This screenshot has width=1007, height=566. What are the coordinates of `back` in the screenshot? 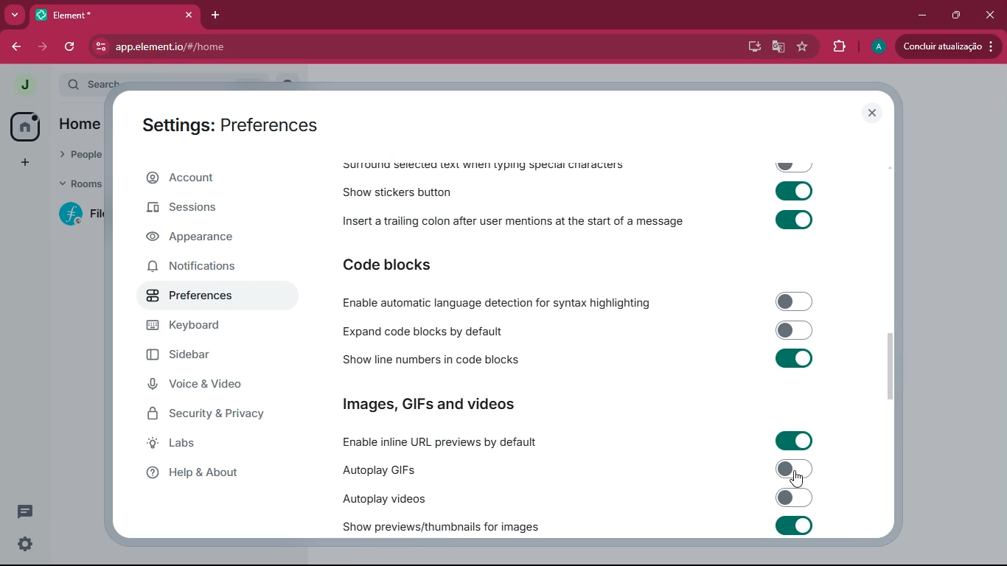 It's located at (15, 48).